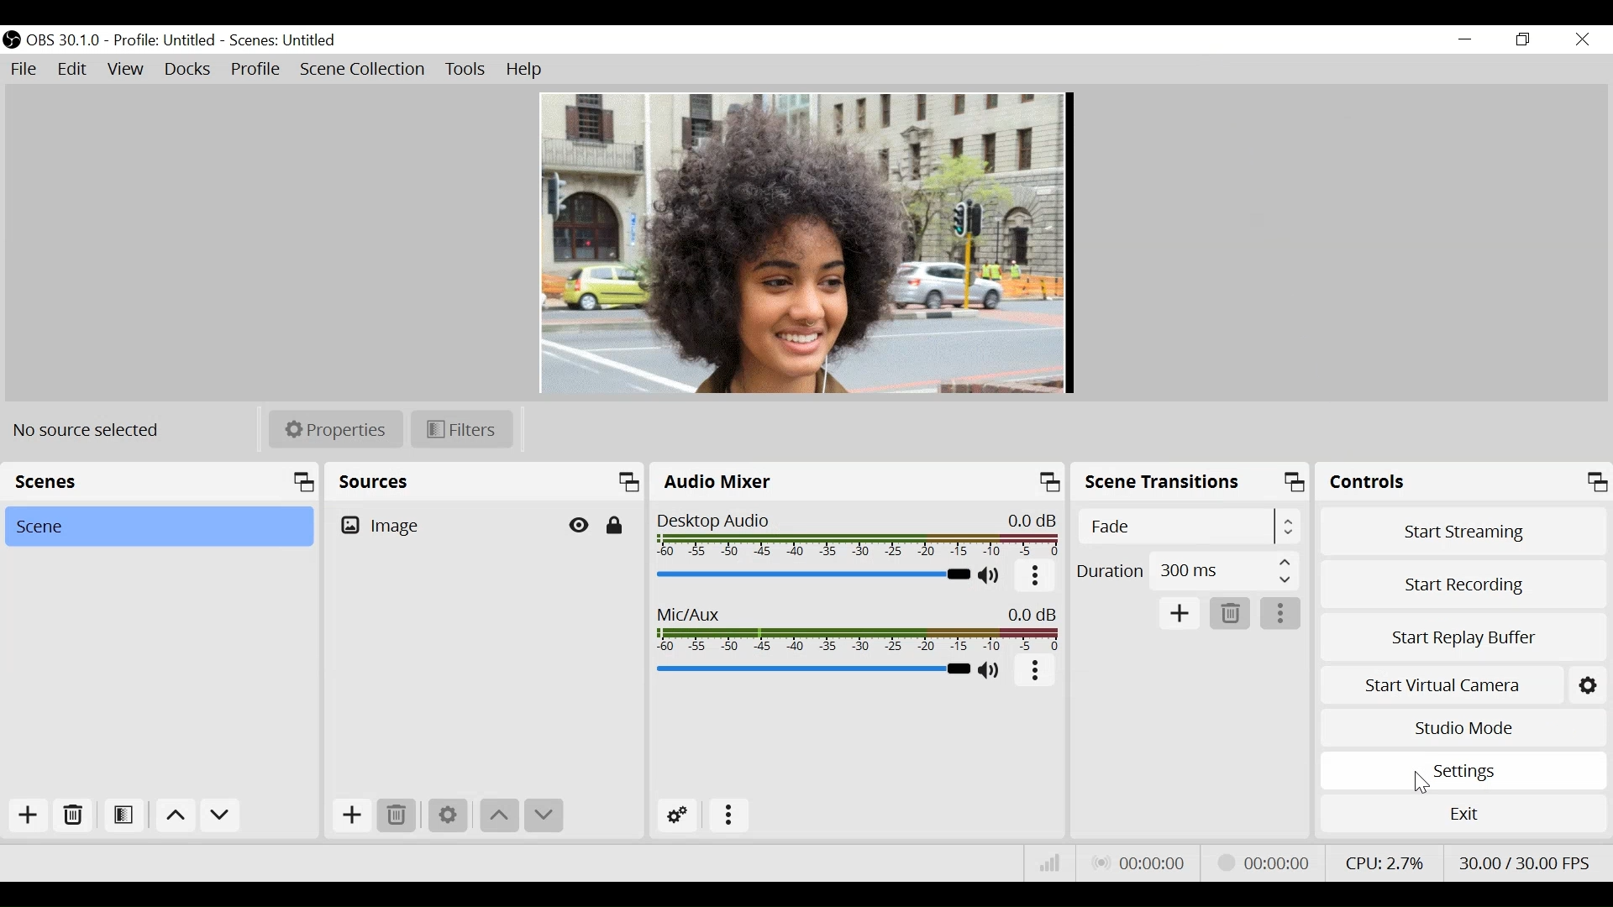  Describe the element at coordinates (1281, 614) in the screenshot. I see `More Options` at that location.